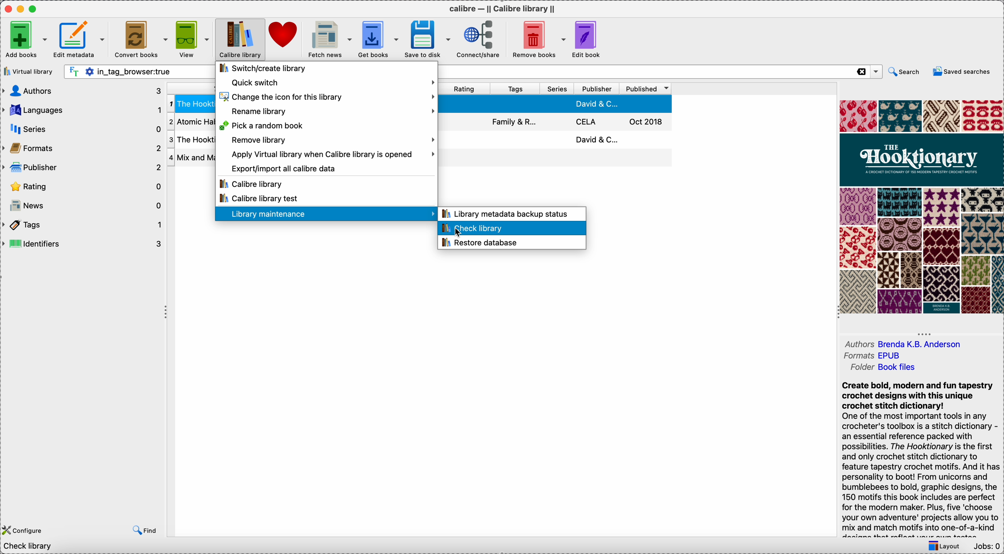  What do you see at coordinates (239, 39) in the screenshot?
I see `click on Calibre library` at bounding box center [239, 39].